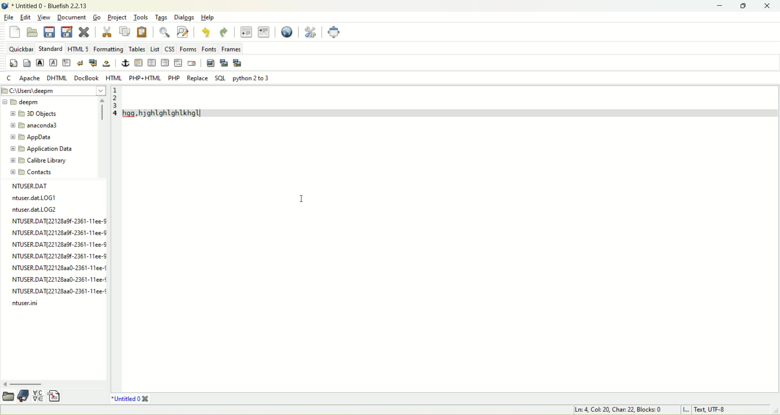  I want to click on css, so click(170, 50).